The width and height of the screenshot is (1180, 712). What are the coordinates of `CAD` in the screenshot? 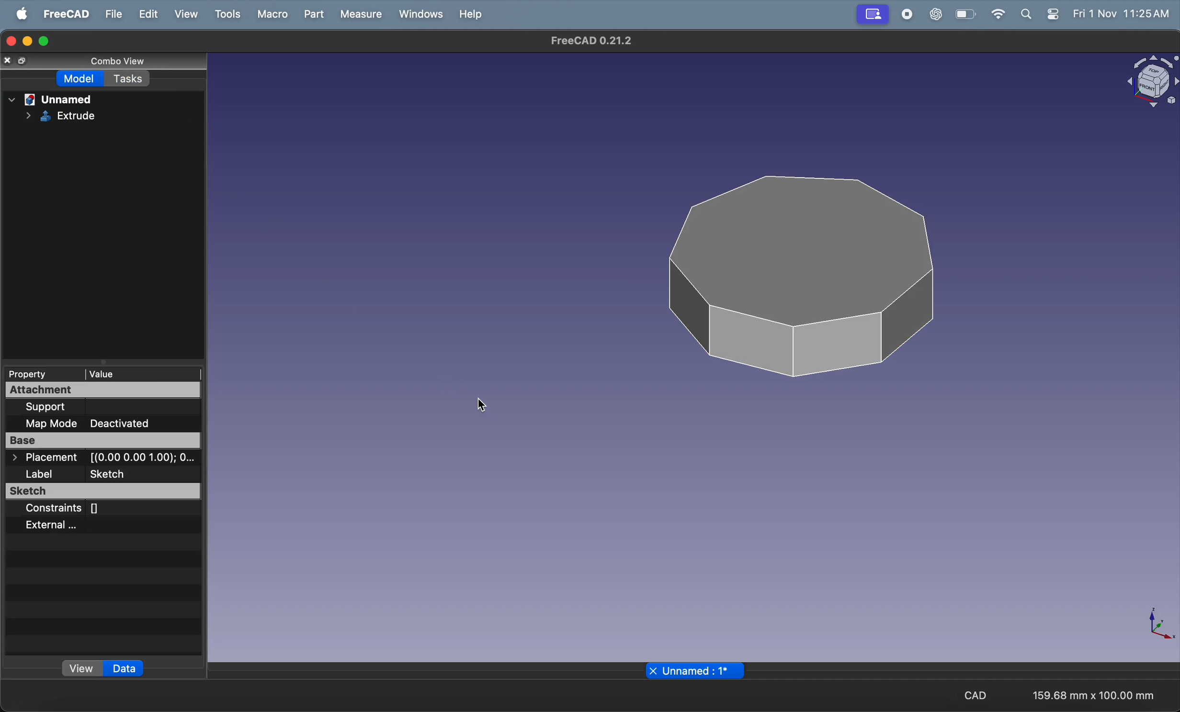 It's located at (981, 695).